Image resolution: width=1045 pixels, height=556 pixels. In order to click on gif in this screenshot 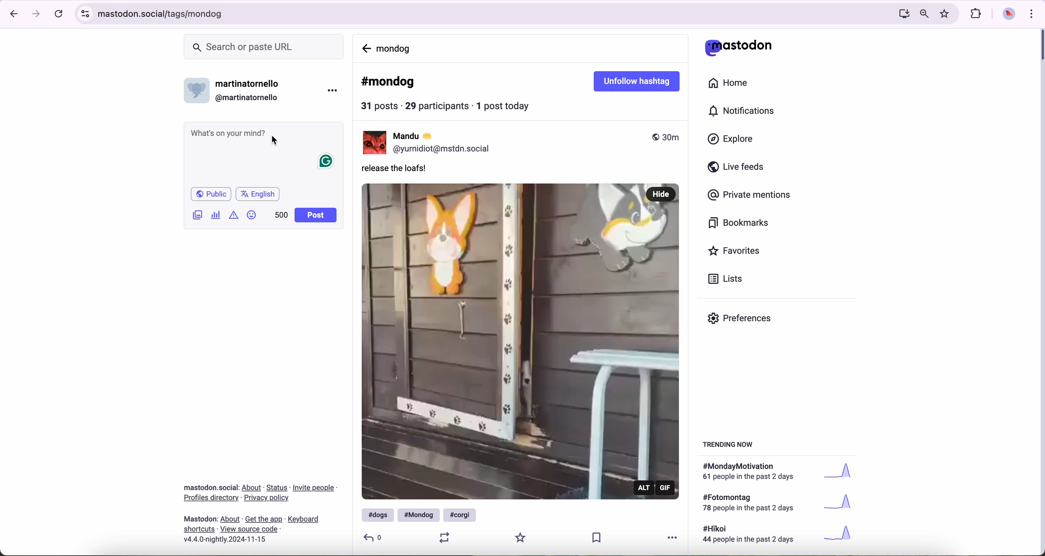, I will do `click(667, 488)`.